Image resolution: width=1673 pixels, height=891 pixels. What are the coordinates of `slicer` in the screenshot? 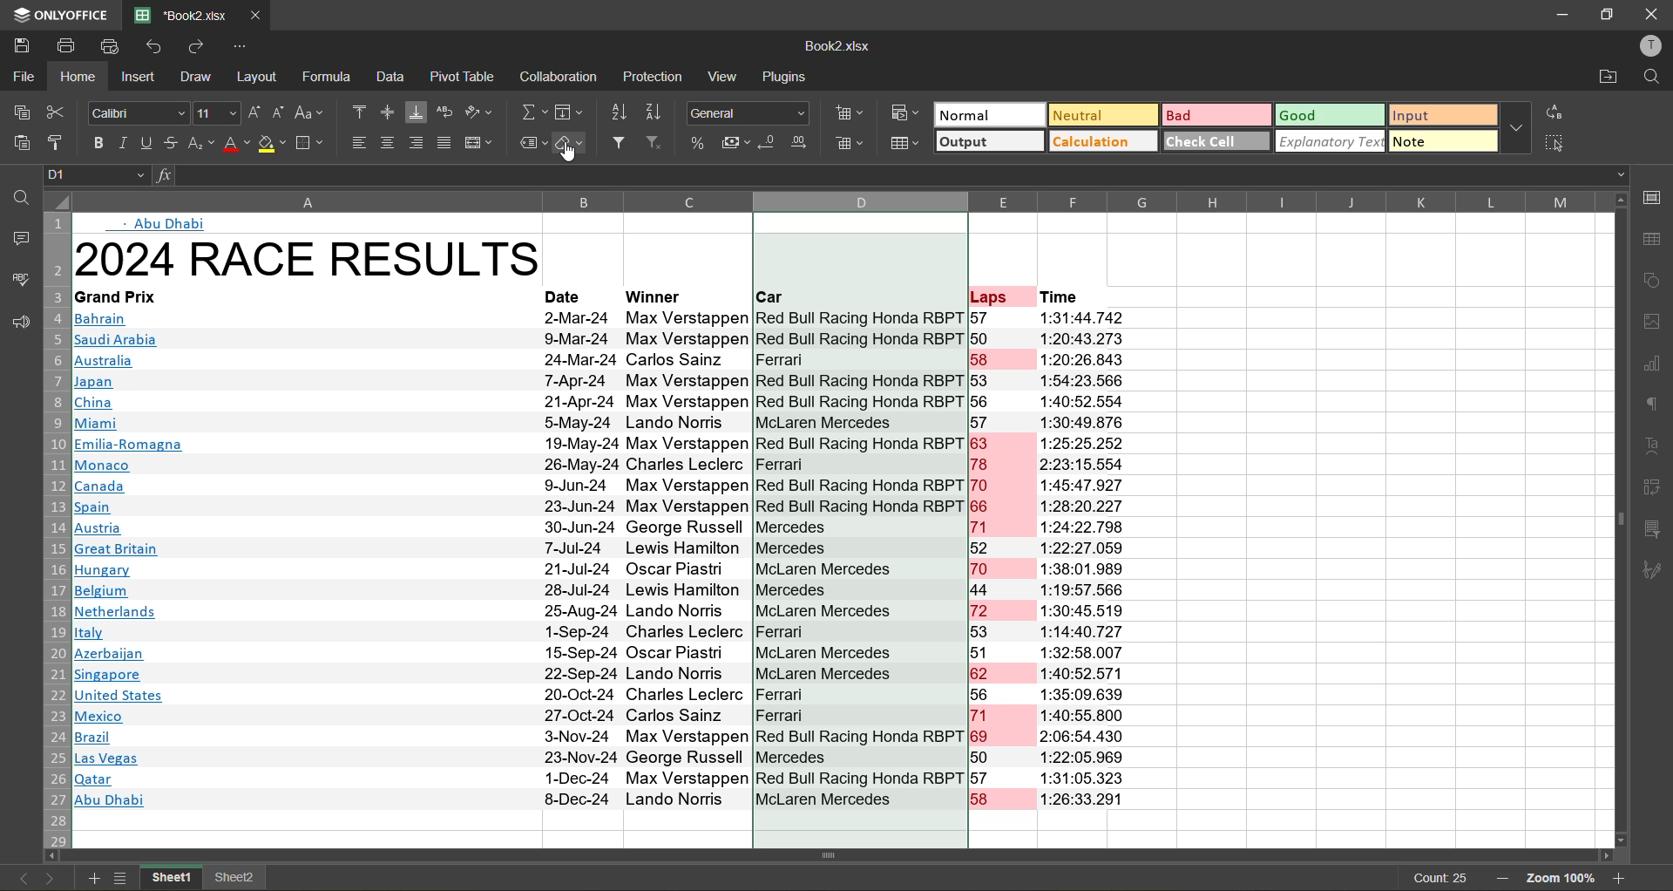 It's located at (1657, 533).